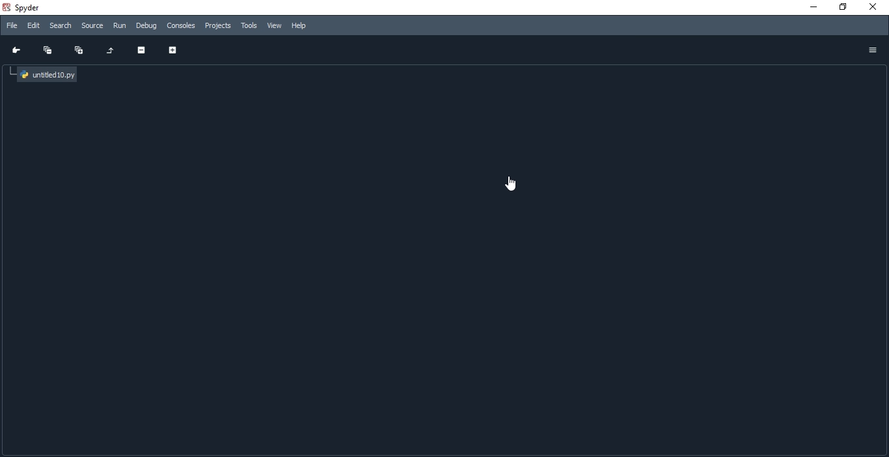 Image resolution: width=889 pixels, height=457 pixels. What do you see at coordinates (109, 51) in the screenshot?
I see `Restore original tree layout` at bounding box center [109, 51].